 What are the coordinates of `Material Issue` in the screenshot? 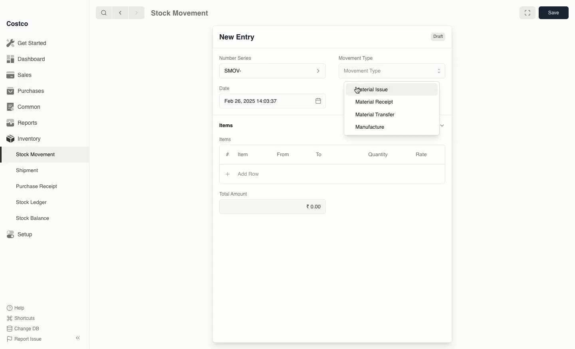 It's located at (372, 90).